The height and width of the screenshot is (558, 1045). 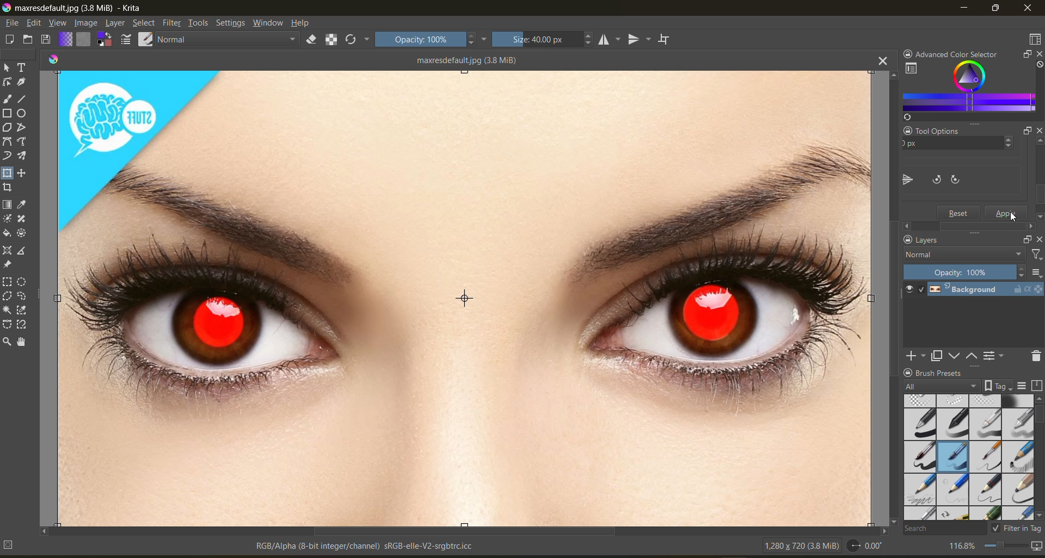 What do you see at coordinates (967, 90) in the screenshot?
I see `advanced color selector` at bounding box center [967, 90].